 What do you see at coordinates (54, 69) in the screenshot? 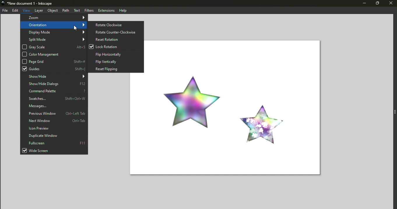
I see `Guides` at bounding box center [54, 69].